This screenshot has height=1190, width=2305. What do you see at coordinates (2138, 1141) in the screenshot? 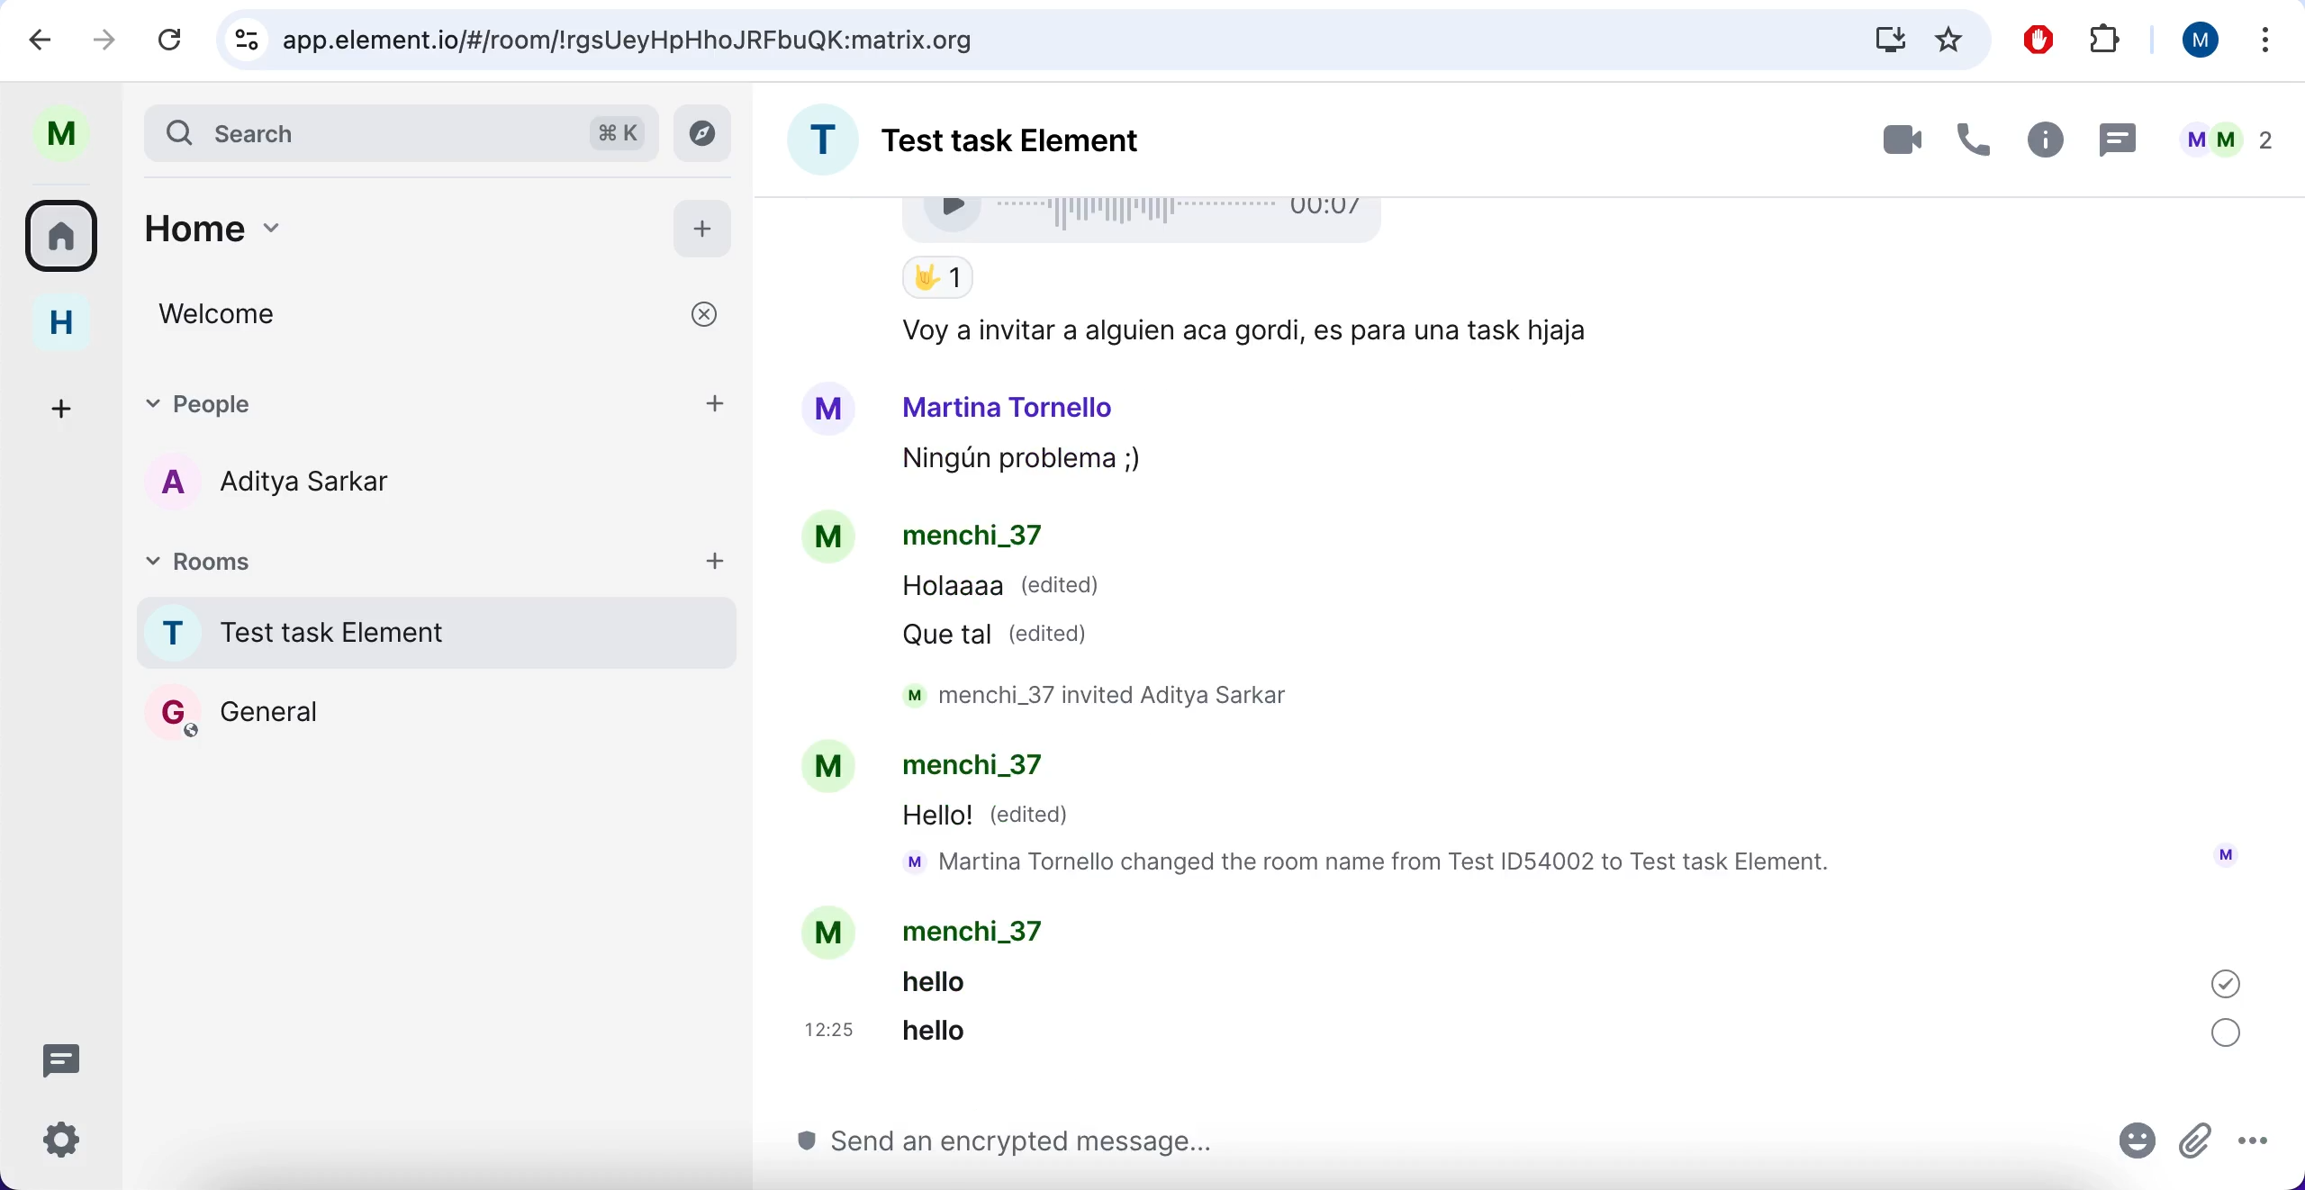
I see `emoji` at bounding box center [2138, 1141].